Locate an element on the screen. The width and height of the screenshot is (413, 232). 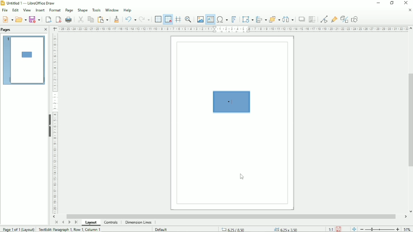
Open is located at coordinates (20, 19).